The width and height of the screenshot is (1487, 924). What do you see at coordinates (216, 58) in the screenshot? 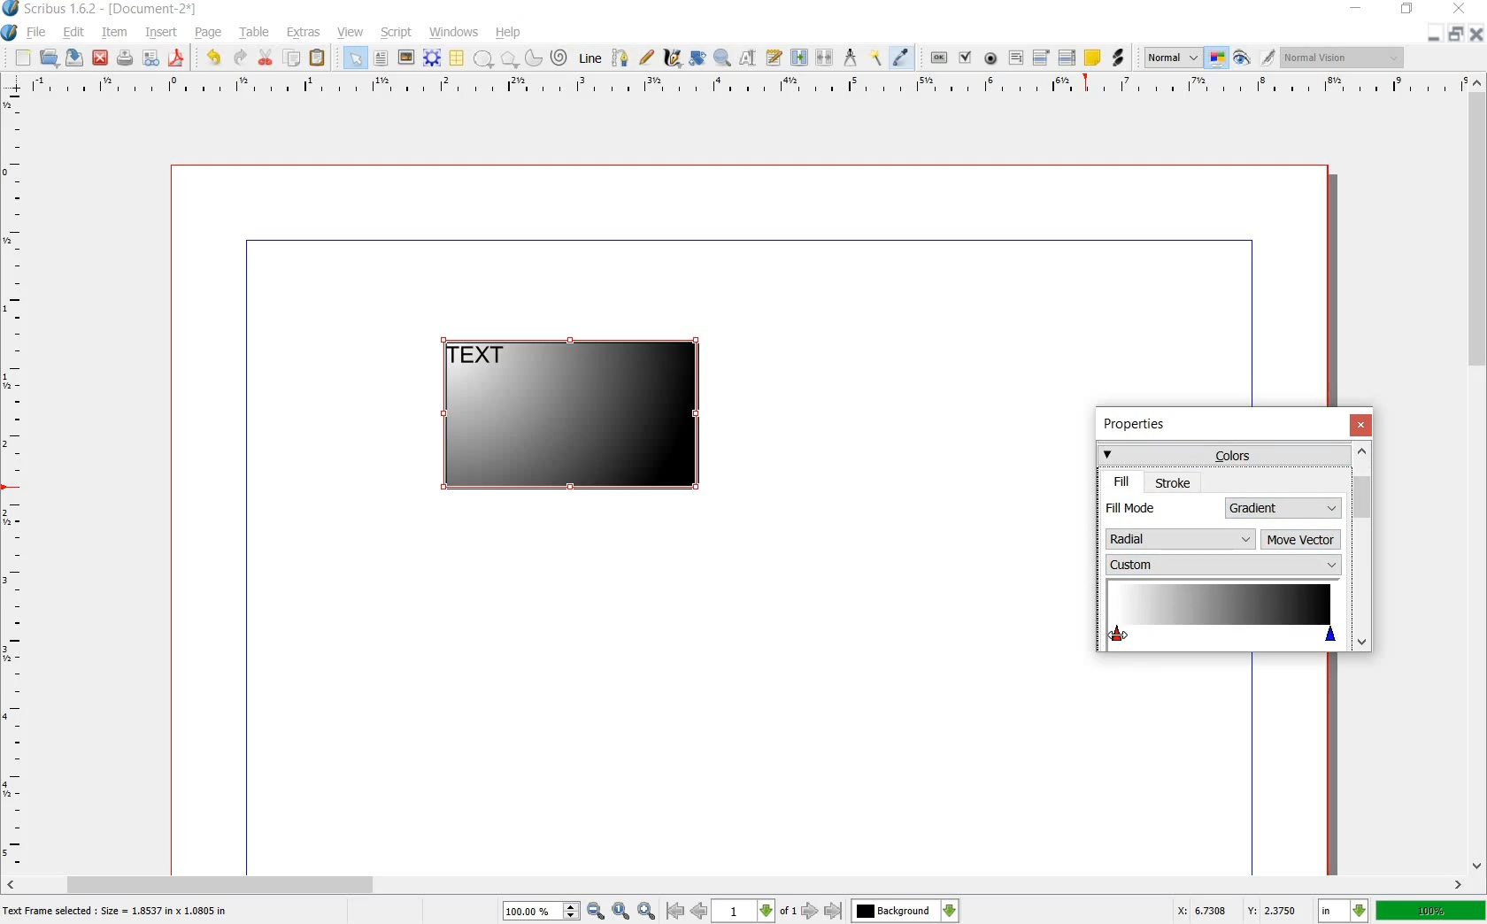
I see `undo` at bounding box center [216, 58].